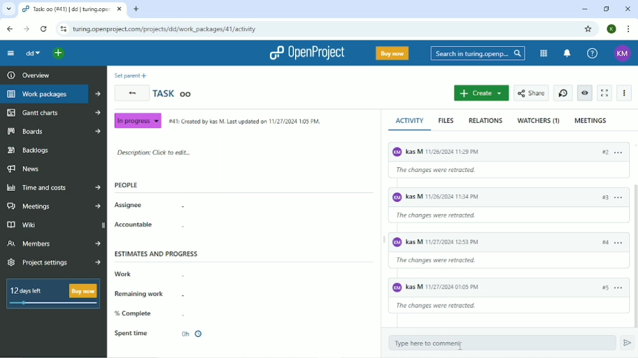  What do you see at coordinates (602, 292) in the screenshot?
I see `#5` at bounding box center [602, 292].